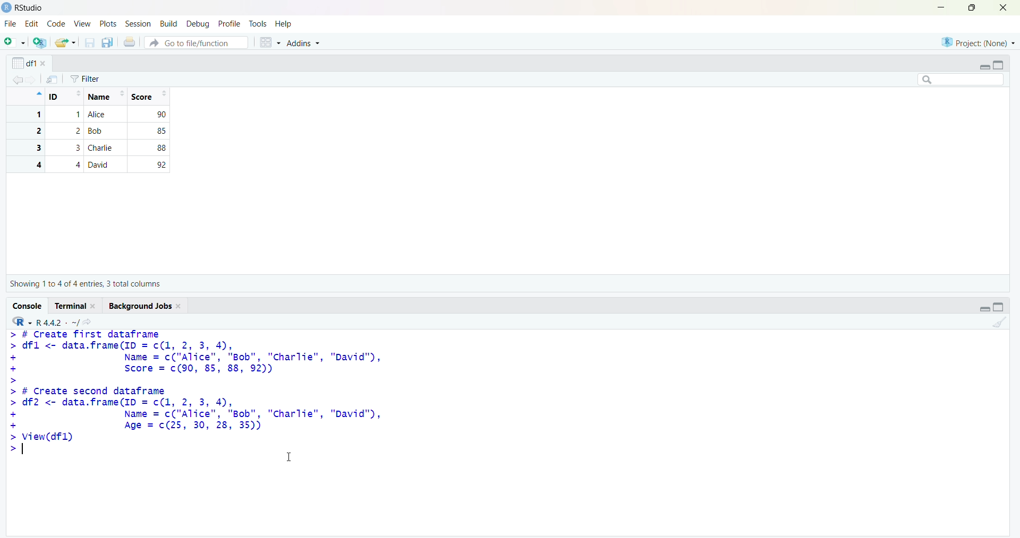 Image resolution: width=1020 pixels, height=538 pixels. Describe the element at coordinates (998, 65) in the screenshot. I see `toggle full view` at that location.